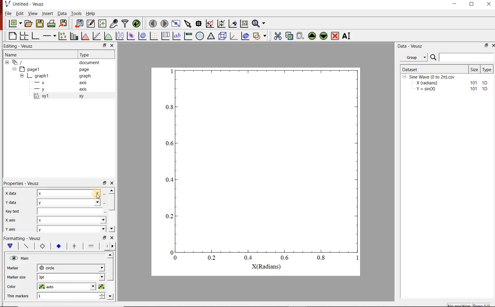 The image size is (495, 307). What do you see at coordinates (335, 36) in the screenshot?
I see `remove` at bounding box center [335, 36].